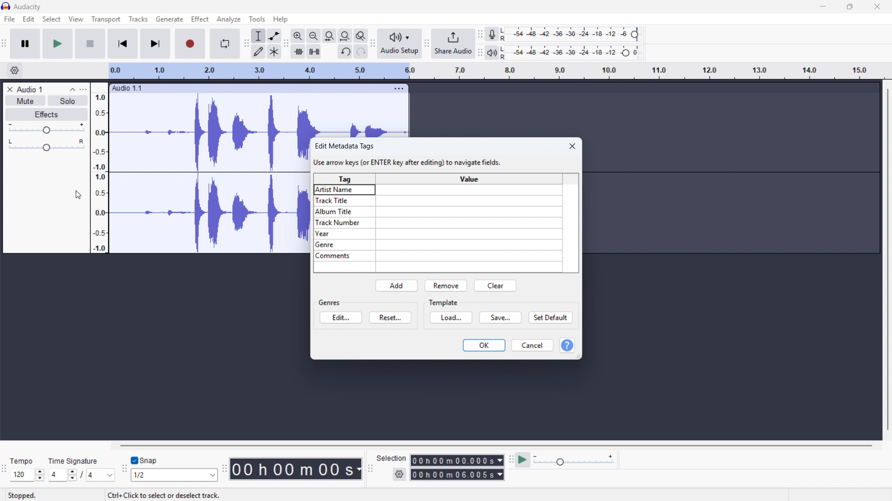  I want to click on add, so click(397, 286).